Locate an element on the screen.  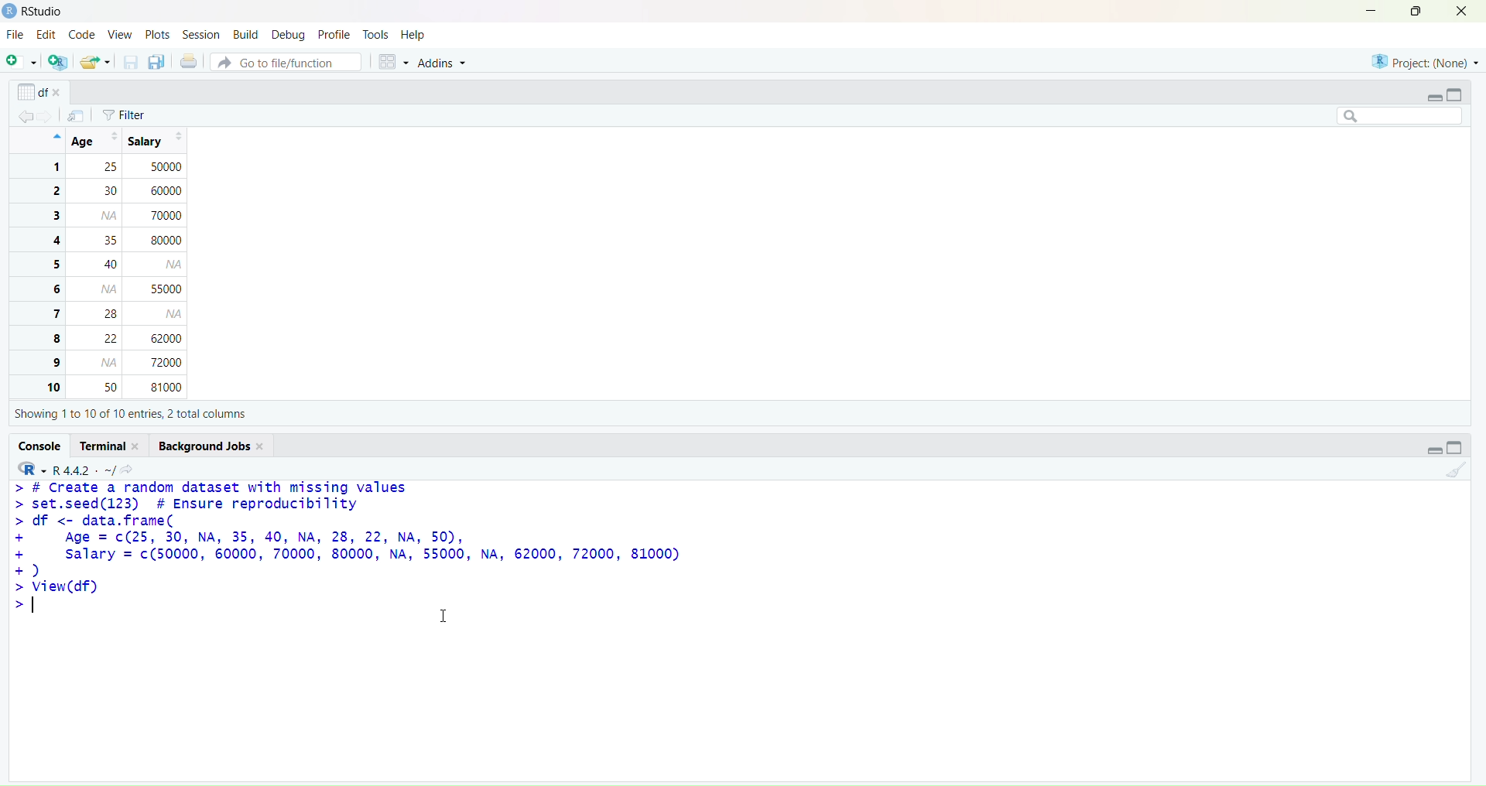
build is located at coordinates (245, 34).